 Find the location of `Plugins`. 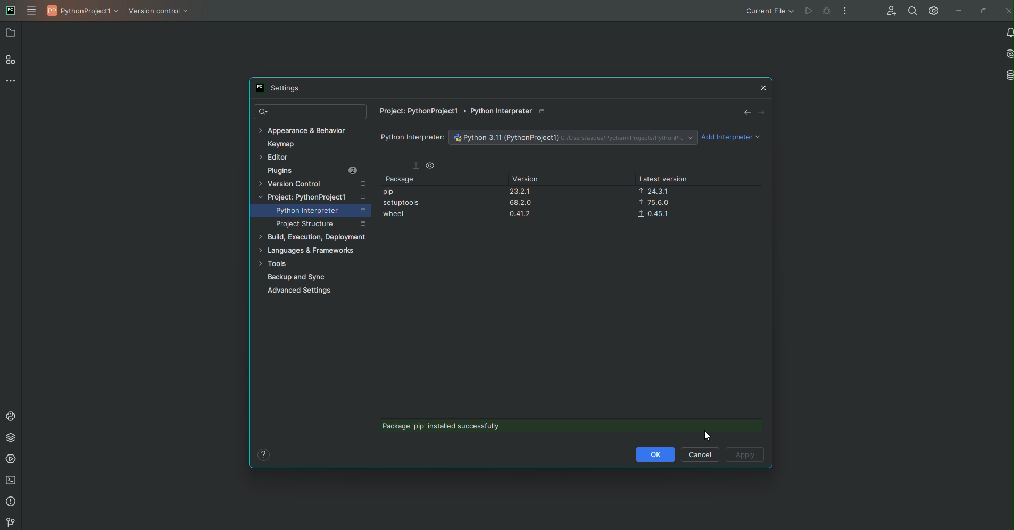

Plugins is located at coordinates (313, 171).